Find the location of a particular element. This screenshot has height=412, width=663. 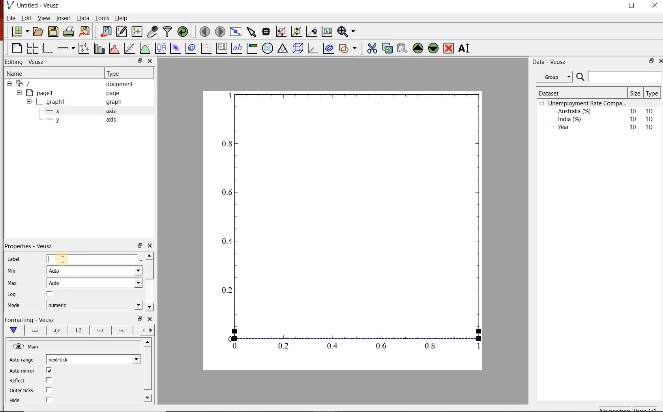

scroll bar is located at coordinates (148, 368).